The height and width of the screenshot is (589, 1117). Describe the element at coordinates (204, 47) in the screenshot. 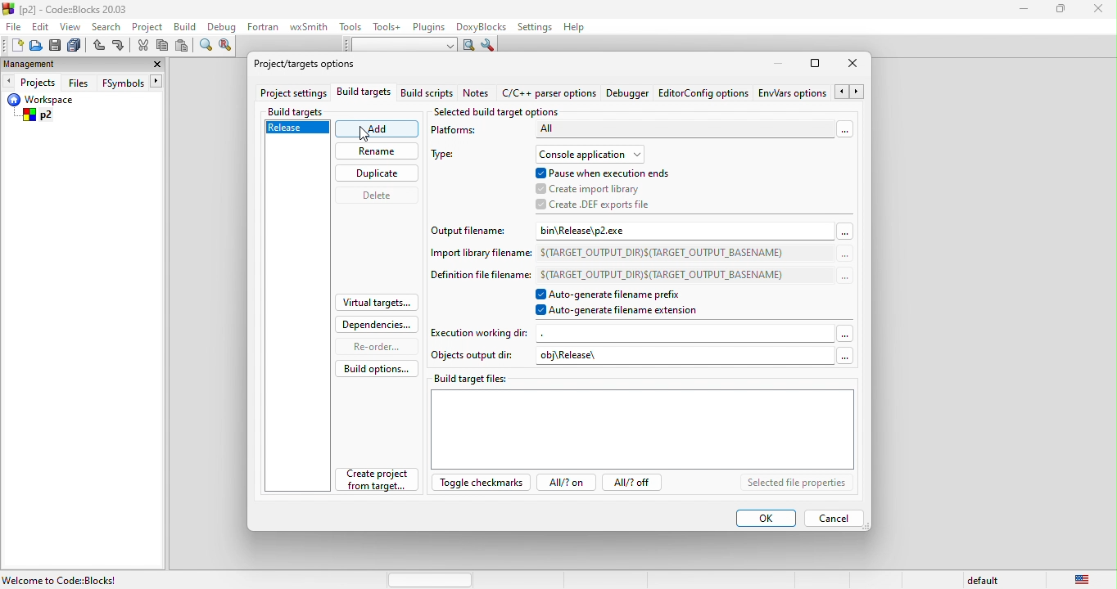

I see `find ` at that location.